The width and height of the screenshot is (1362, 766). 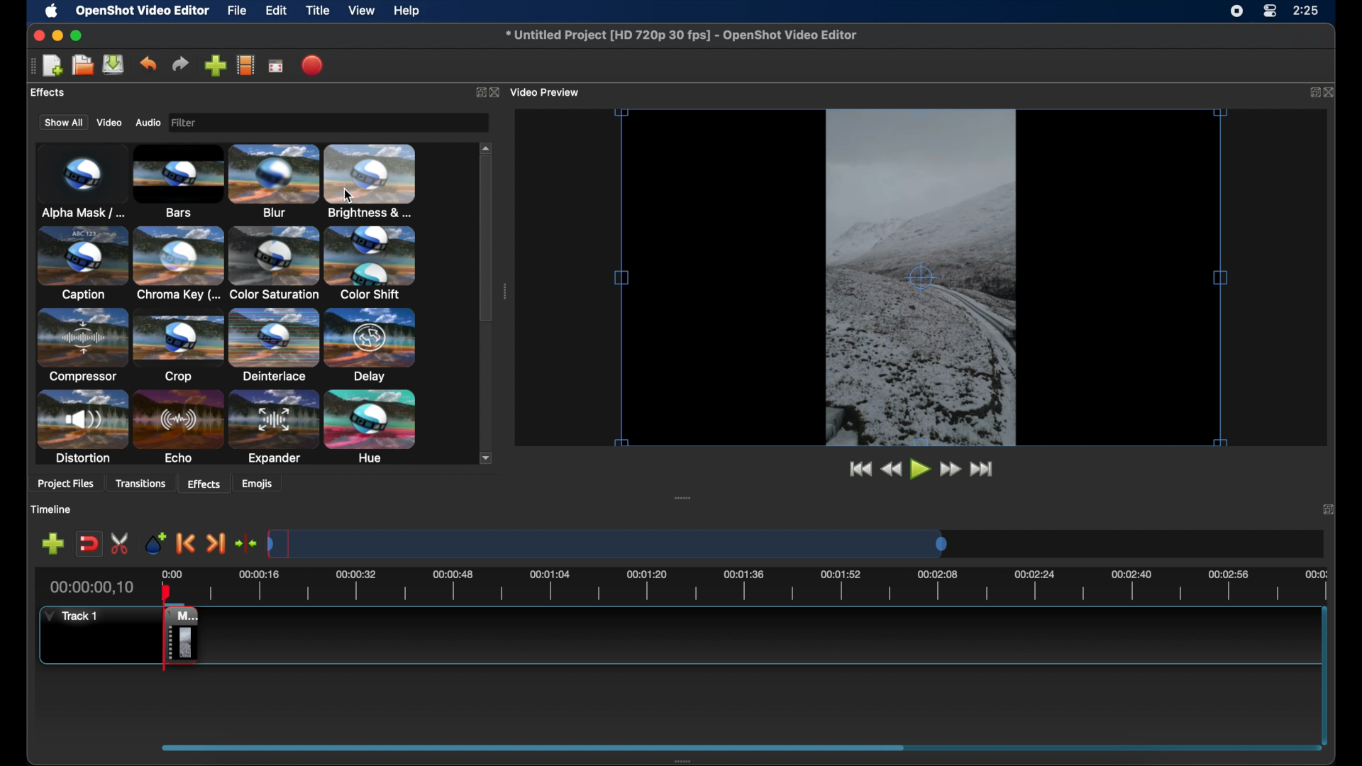 What do you see at coordinates (148, 64) in the screenshot?
I see `undo` at bounding box center [148, 64].